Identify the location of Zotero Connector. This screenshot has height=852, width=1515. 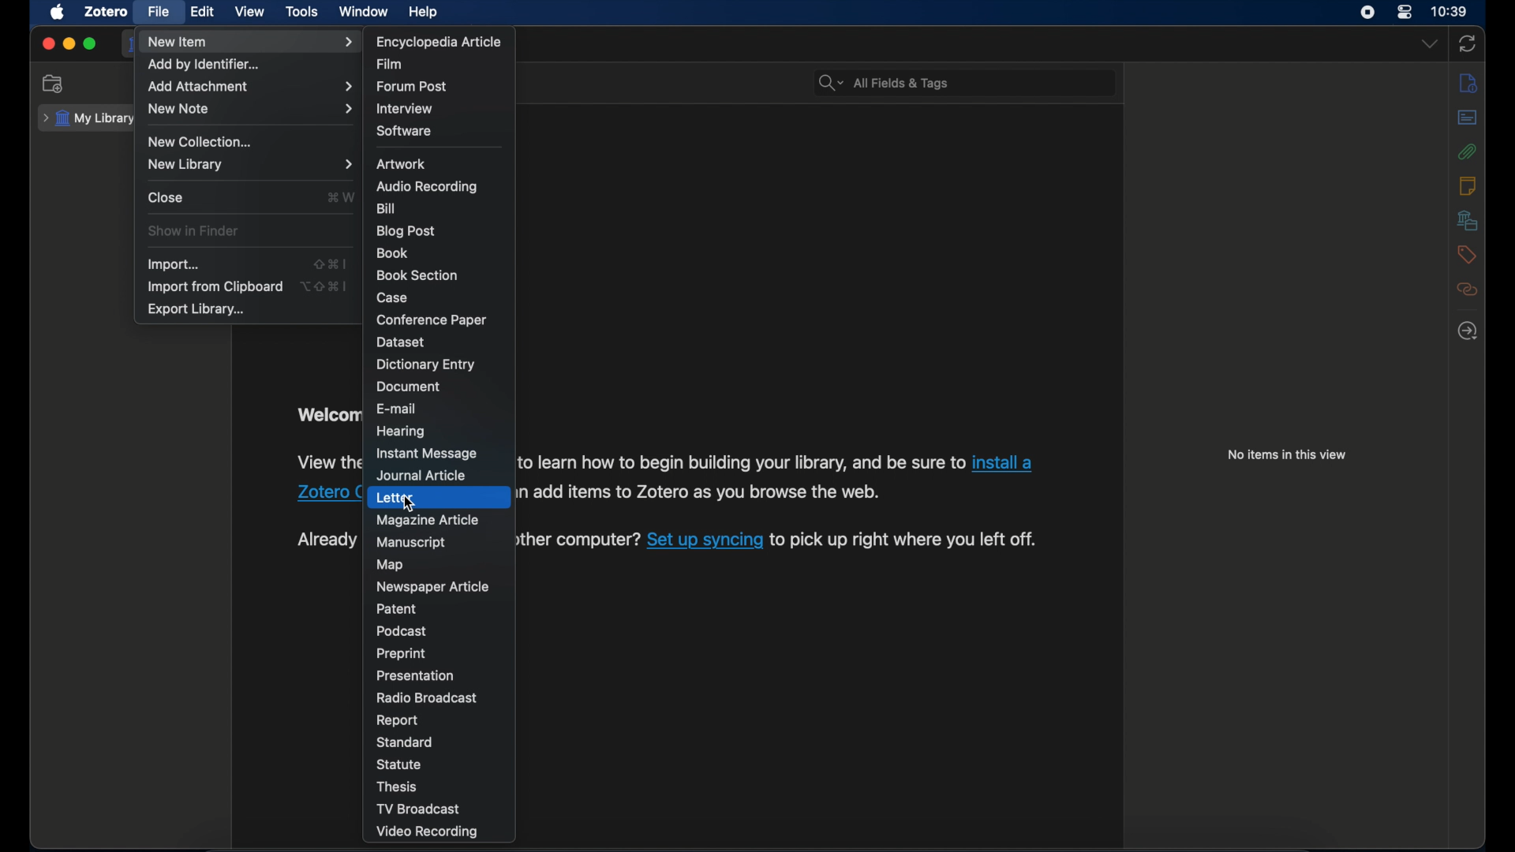
(330, 491).